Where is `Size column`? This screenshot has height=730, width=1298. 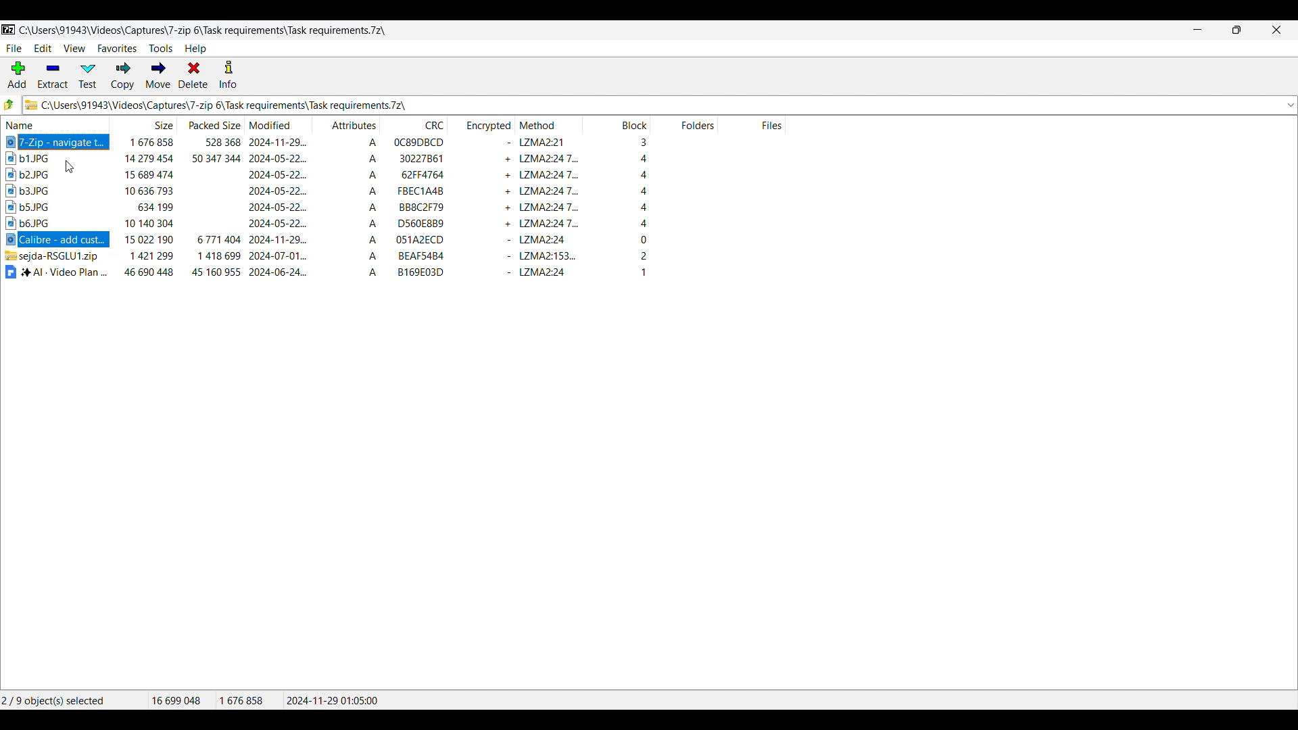 Size column is located at coordinates (145, 124).